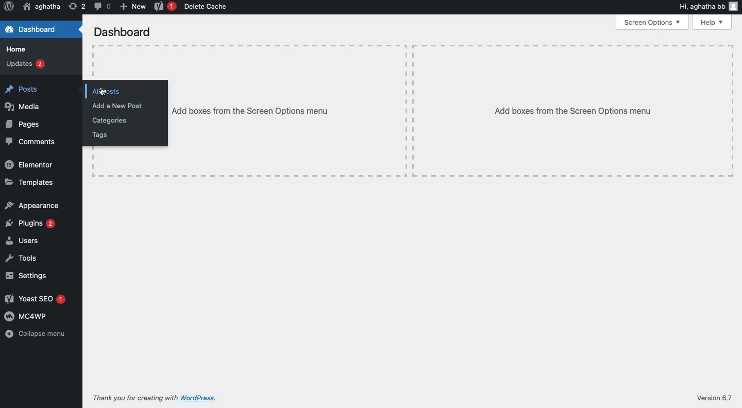  Describe the element at coordinates (700, 6) in the screenshot. I see `Hi, aghatha bb` at that location.